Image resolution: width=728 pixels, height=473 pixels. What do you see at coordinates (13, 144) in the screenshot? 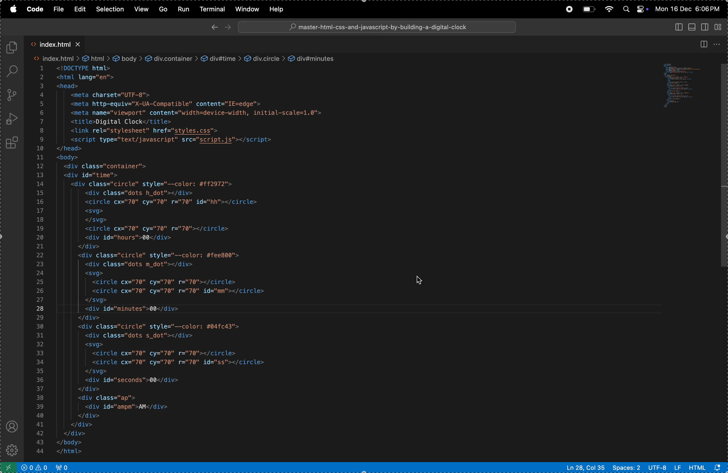
I see `extensons` at bounding box center [13, 144].